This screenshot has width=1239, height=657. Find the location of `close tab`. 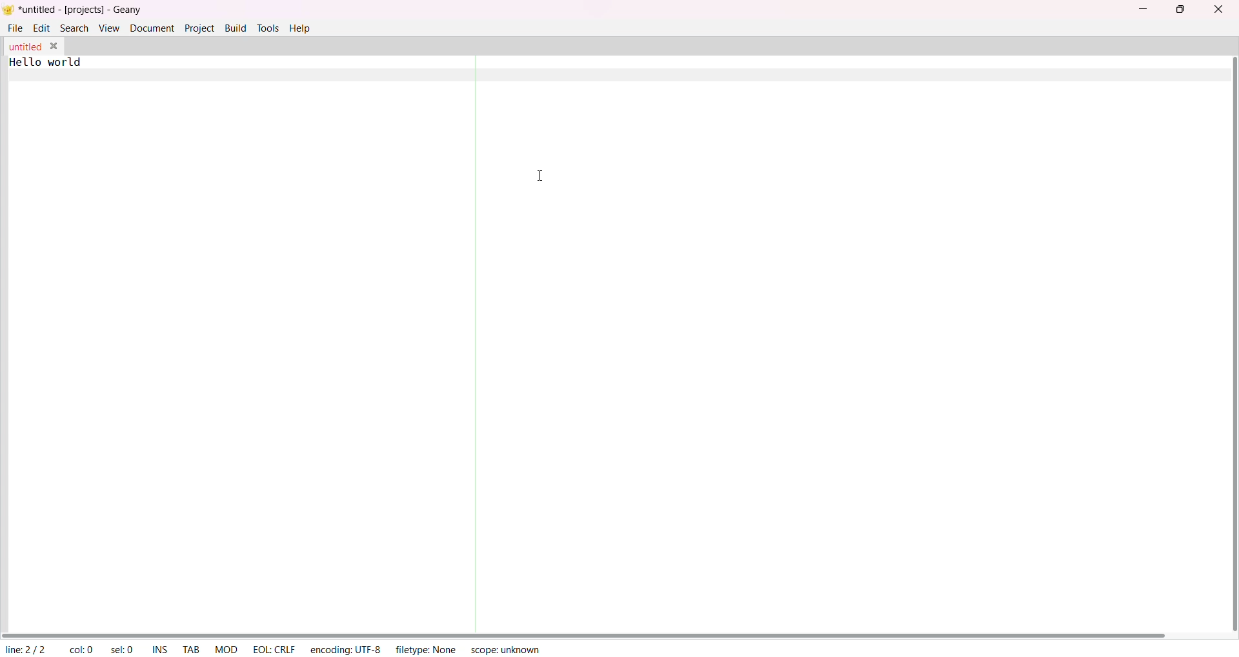

close tab is located at coordinates (56, 46).